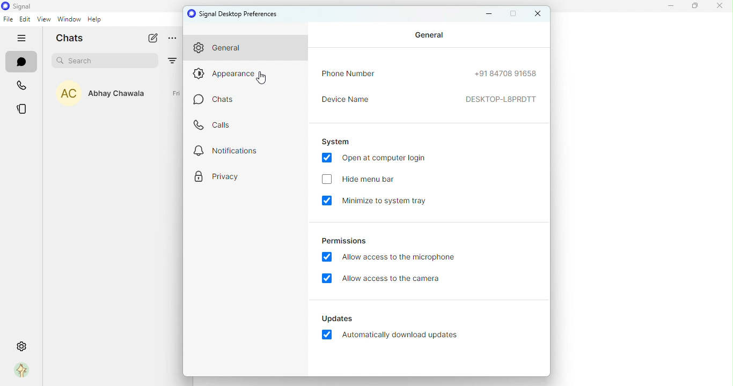  I want to click on open at computer login, so click(377, 159).